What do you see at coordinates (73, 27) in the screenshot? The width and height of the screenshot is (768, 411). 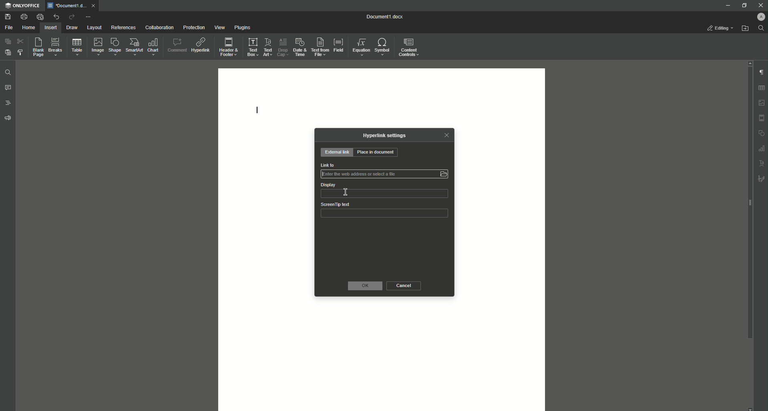 I see `Draw` at bounding box center [73, 27].